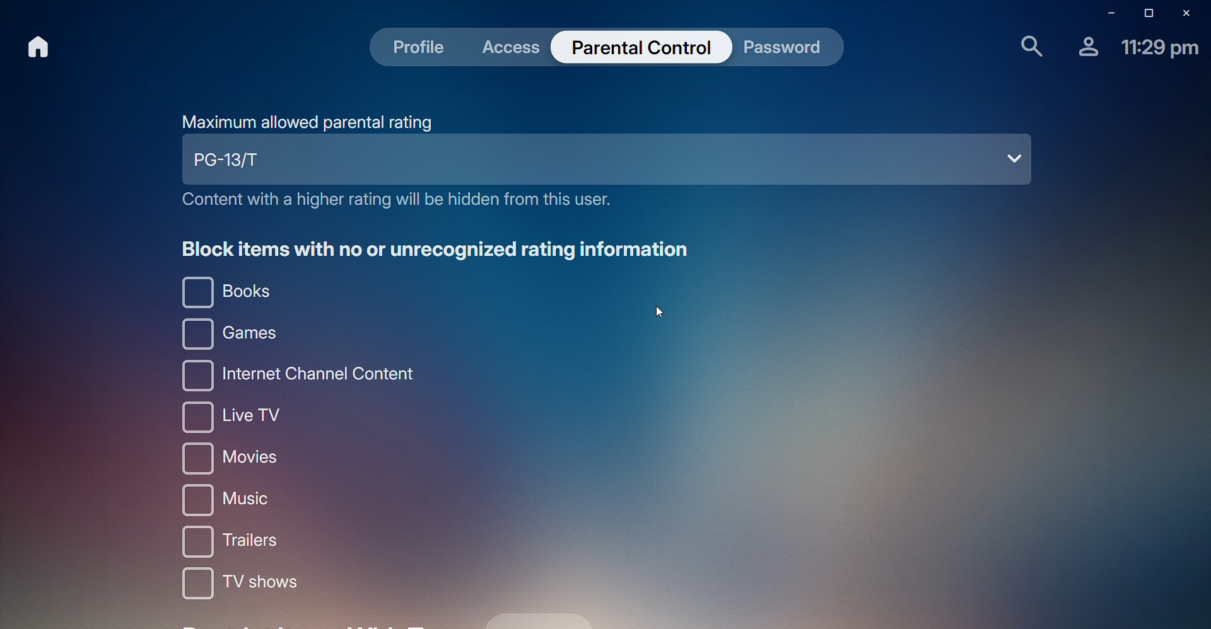  Describe the element at coordinates (420, 49) in the screenshot. I see `Profile` at that location.